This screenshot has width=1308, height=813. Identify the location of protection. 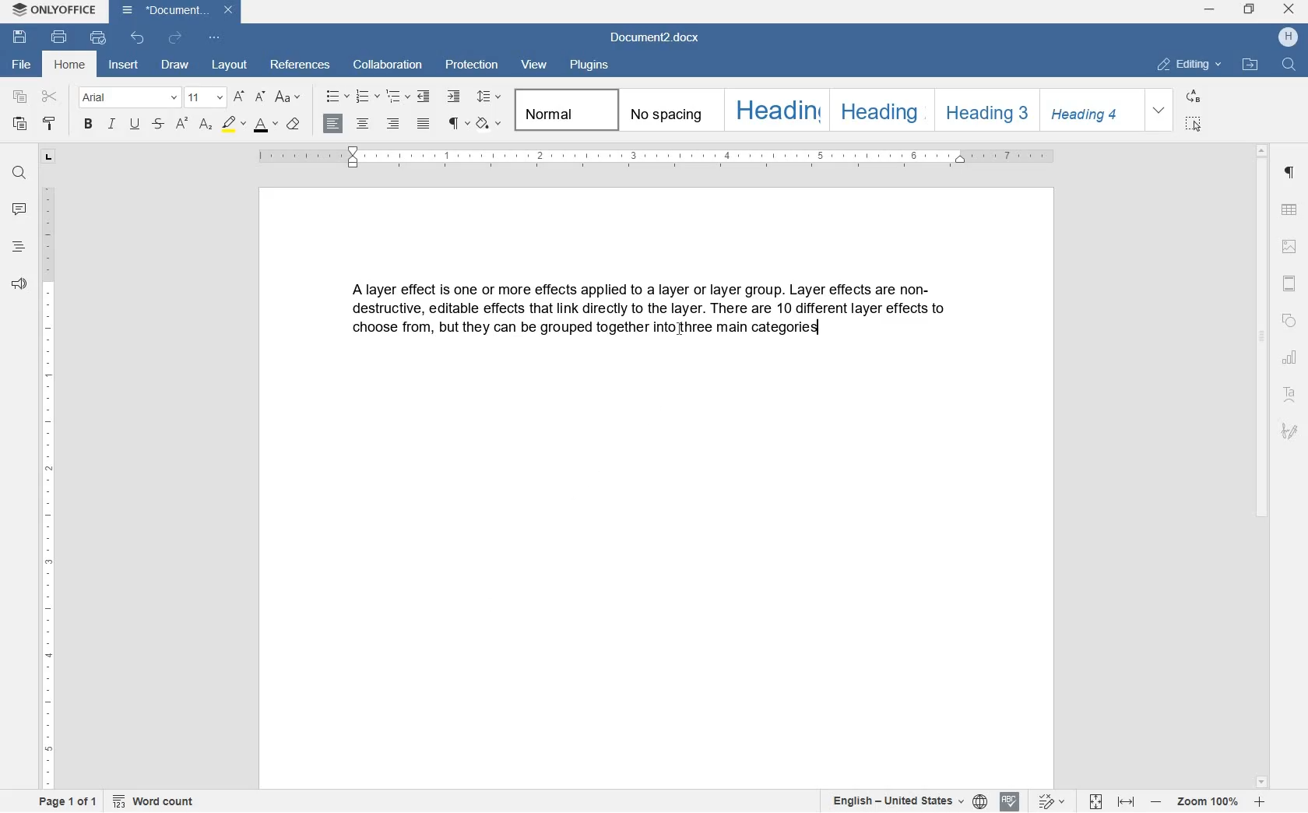
(473, 66).